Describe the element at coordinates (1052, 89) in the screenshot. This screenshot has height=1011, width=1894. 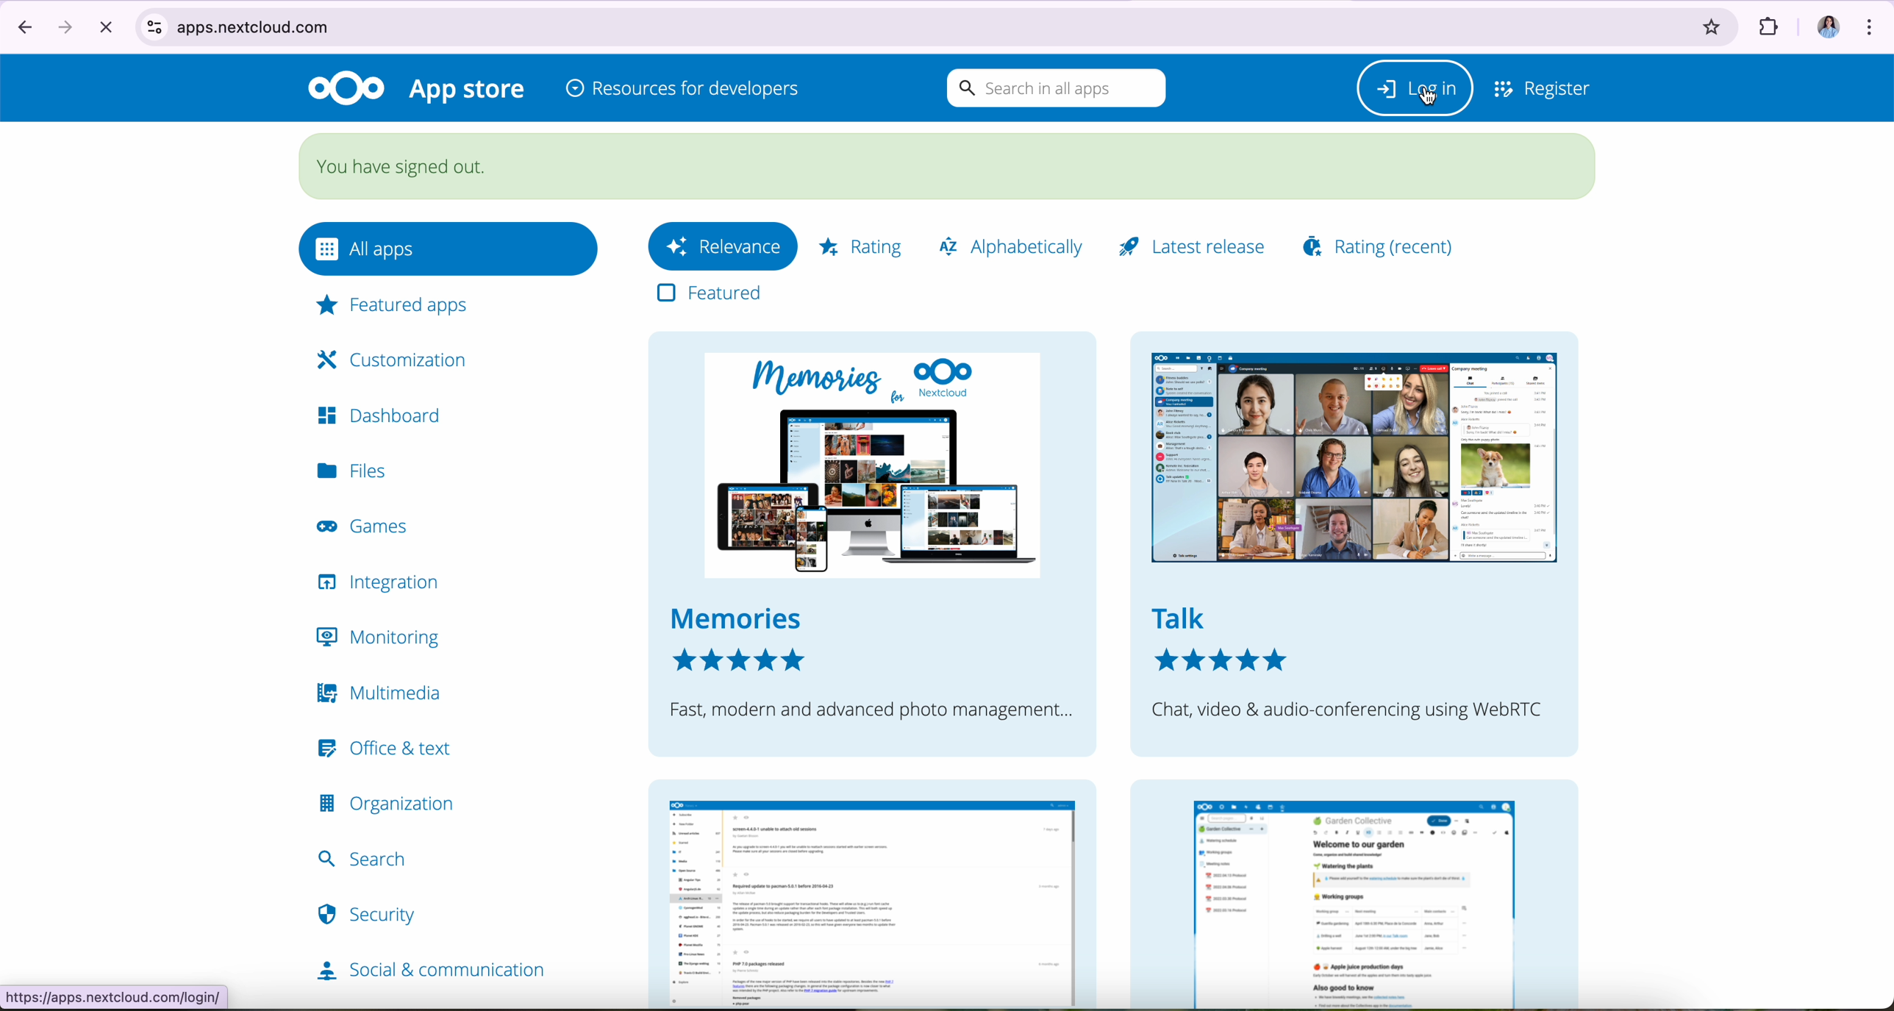
I see `search bar` at that location.